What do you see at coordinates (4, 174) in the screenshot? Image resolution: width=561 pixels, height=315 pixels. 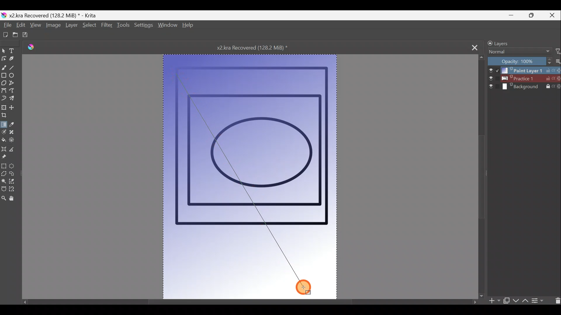 I see `Polgonal selection tool` at bounding box center [4, 174].